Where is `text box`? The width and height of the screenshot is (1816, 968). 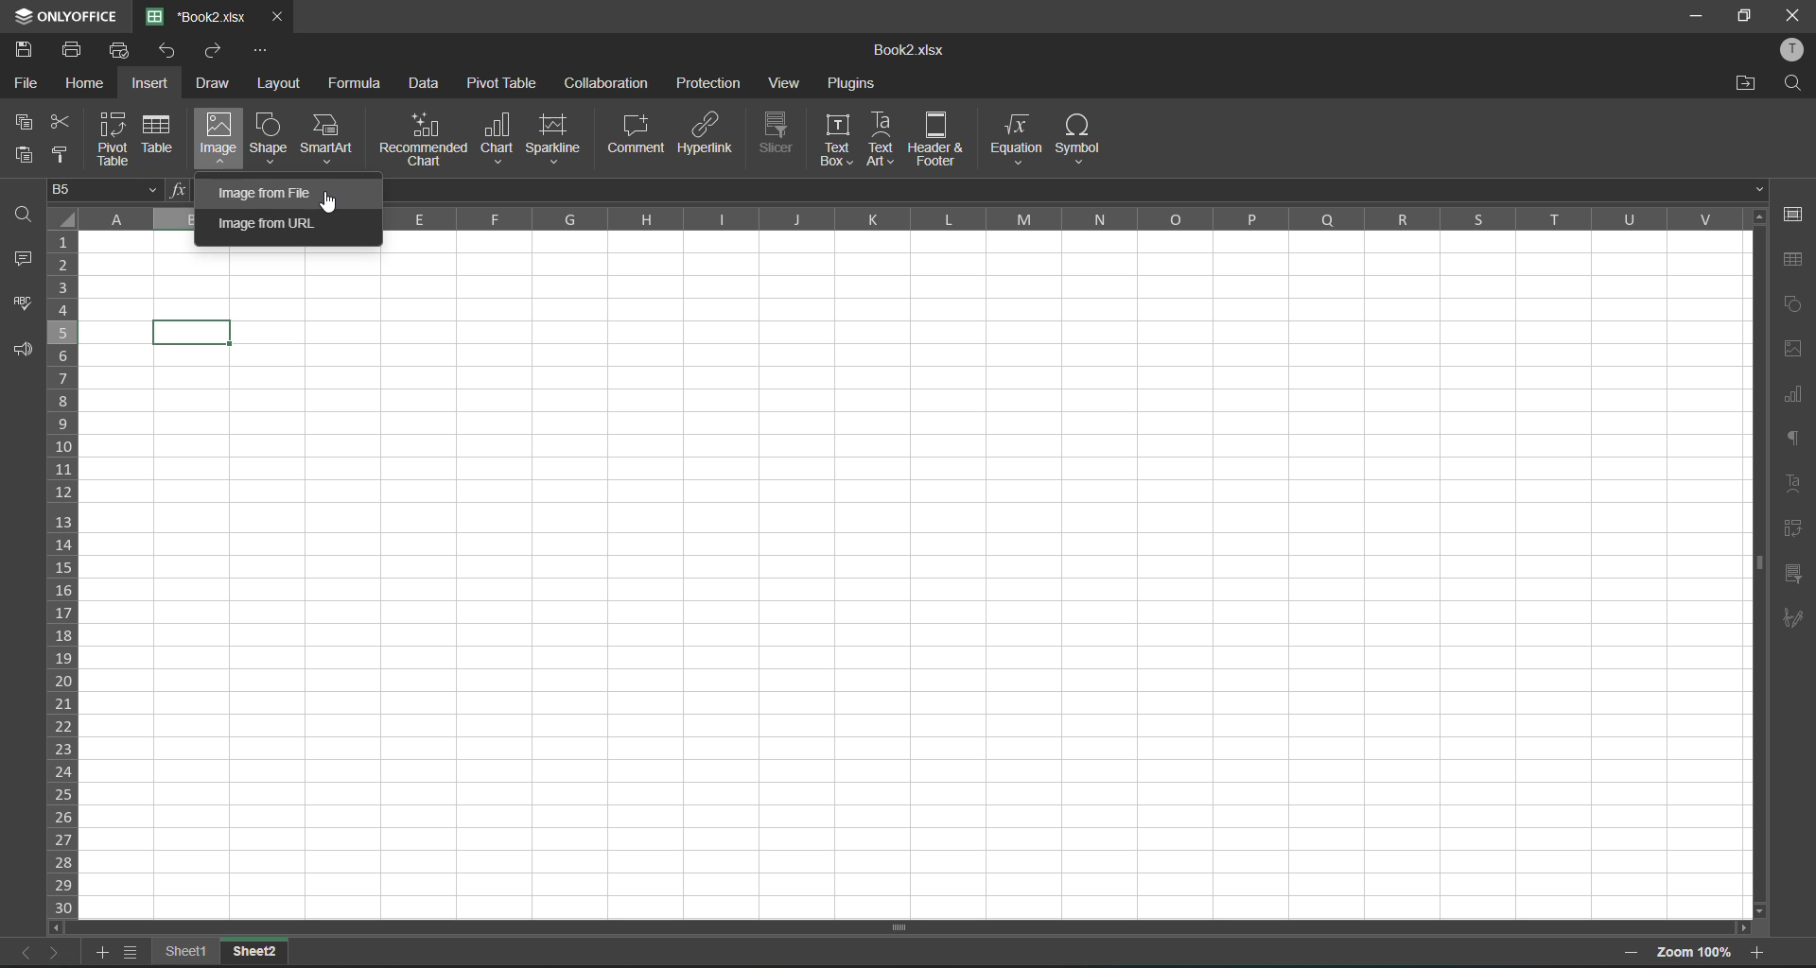
text box is located at coordinates (840, 139).